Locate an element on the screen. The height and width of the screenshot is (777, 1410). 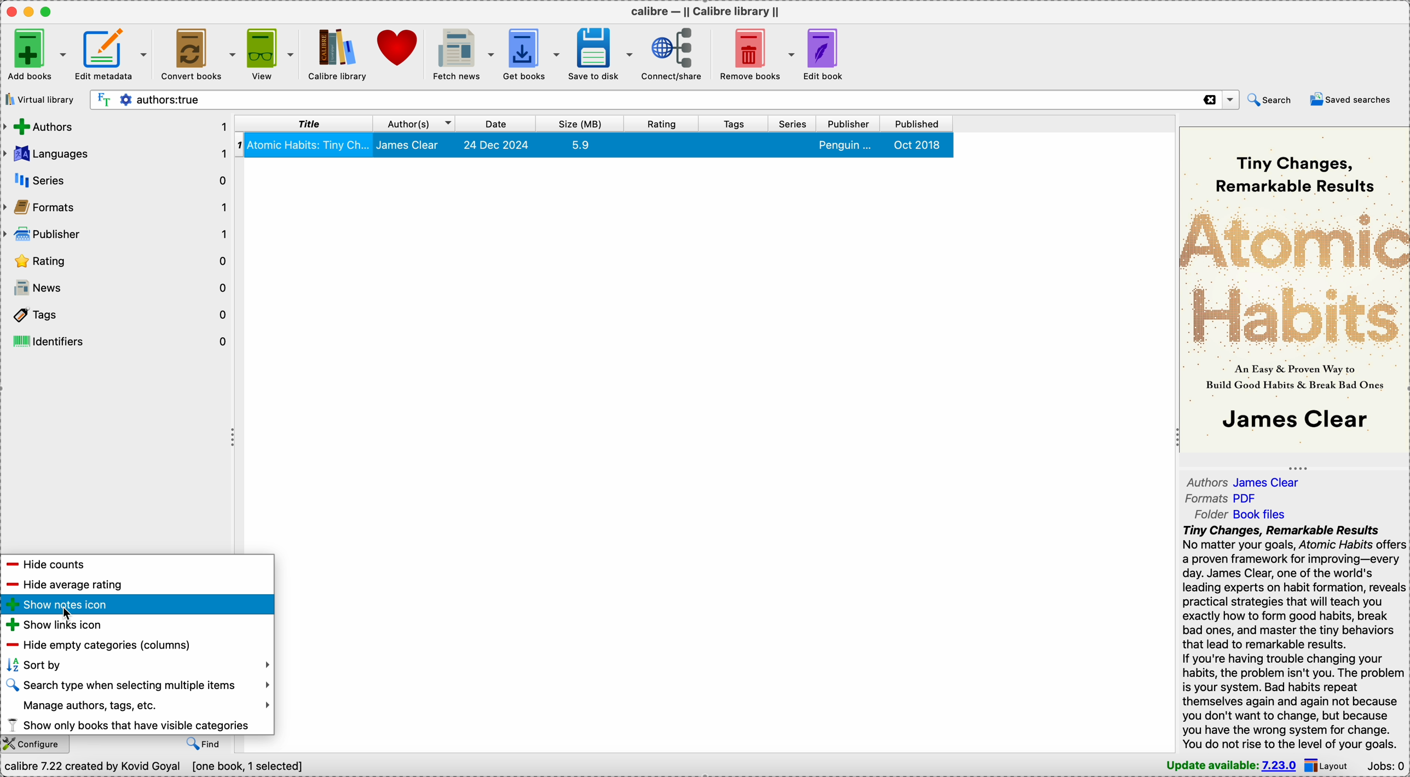
languages is located at coordinates (117, 154).